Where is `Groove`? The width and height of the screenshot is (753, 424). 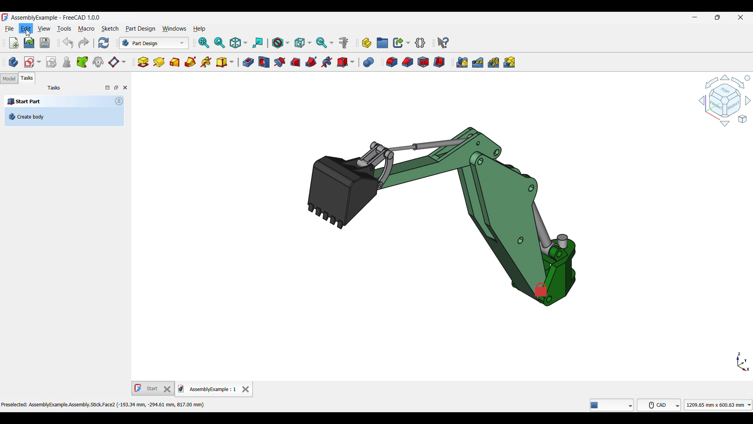
Groove is located at coordinates (280, 62).